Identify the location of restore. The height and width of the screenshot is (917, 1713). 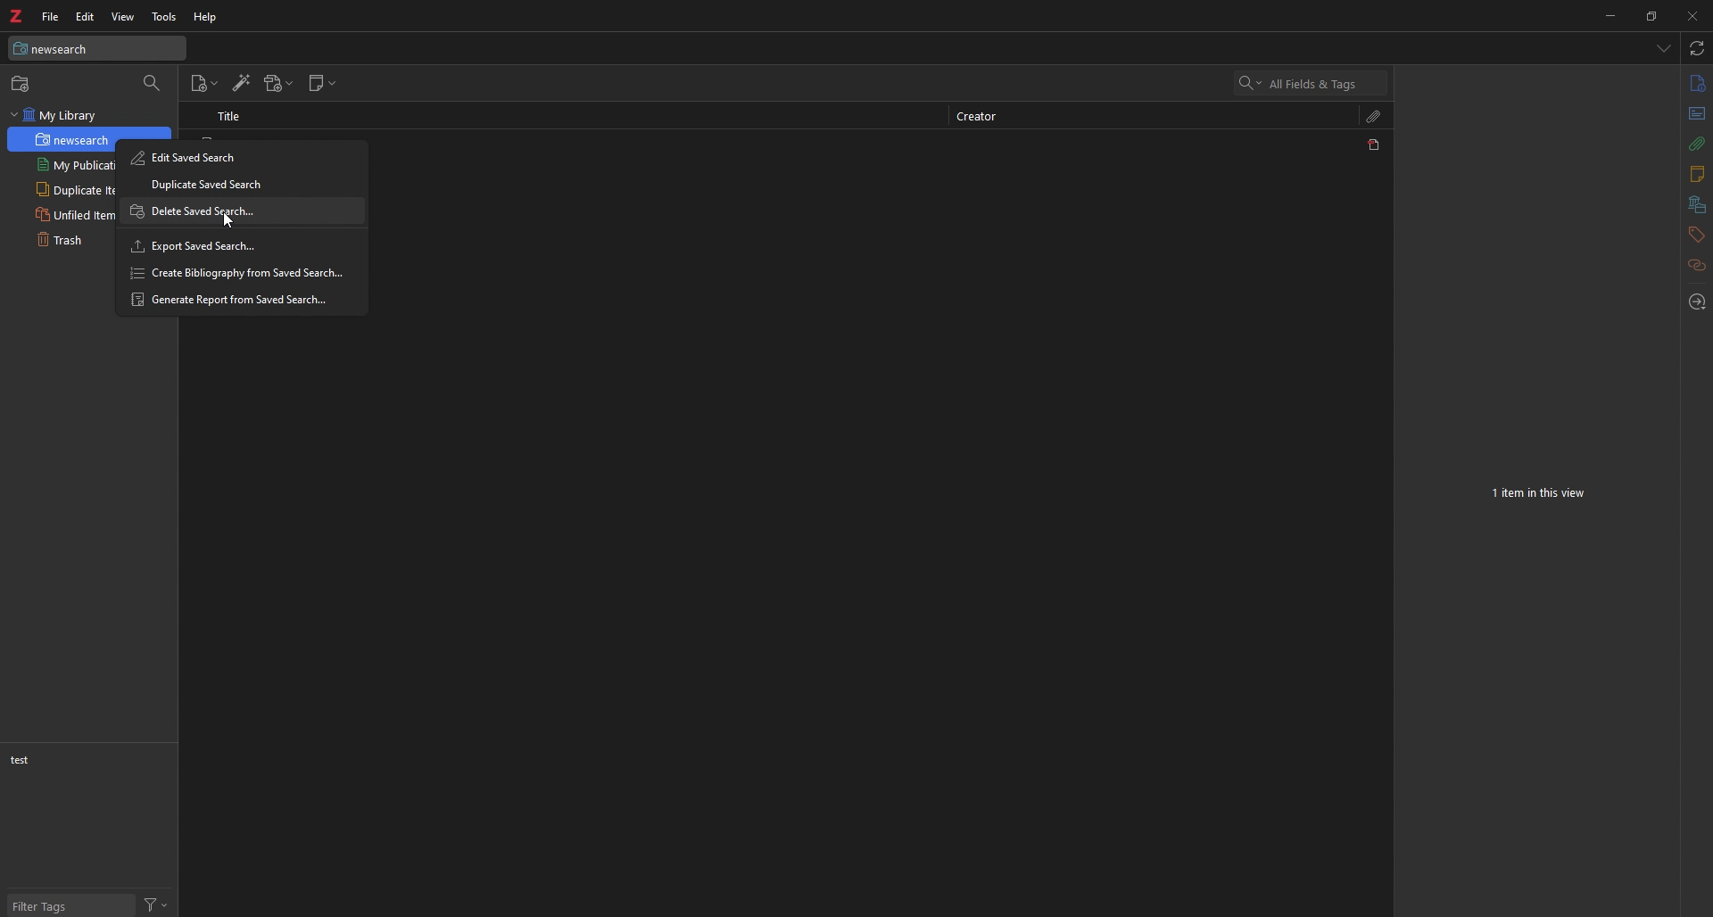
(1654, 16).